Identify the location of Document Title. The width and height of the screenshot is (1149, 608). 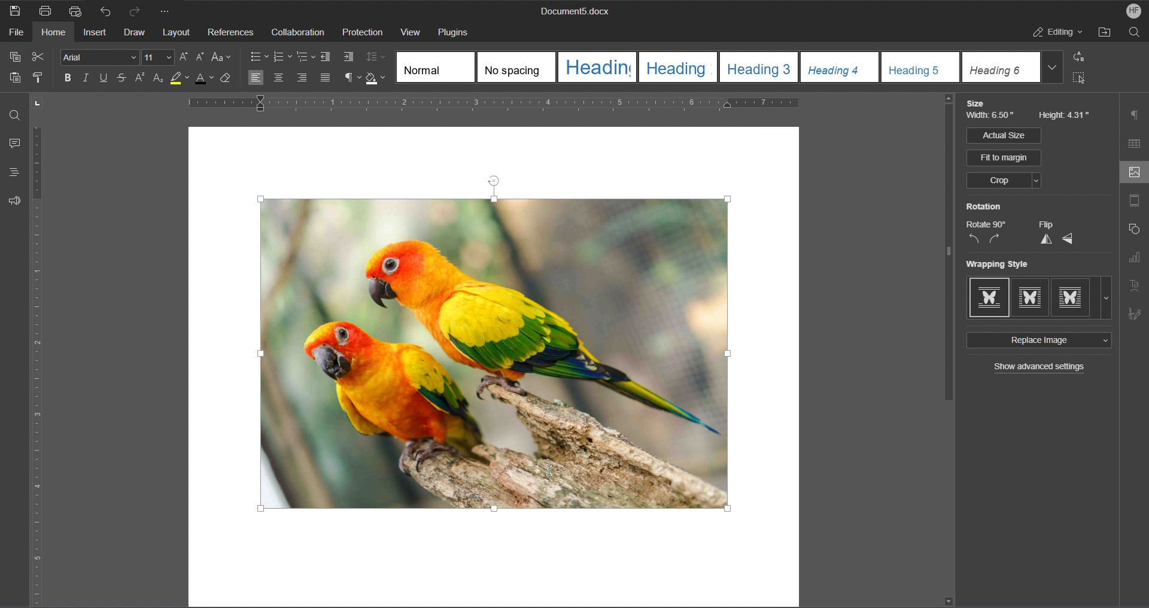
(573, 12).